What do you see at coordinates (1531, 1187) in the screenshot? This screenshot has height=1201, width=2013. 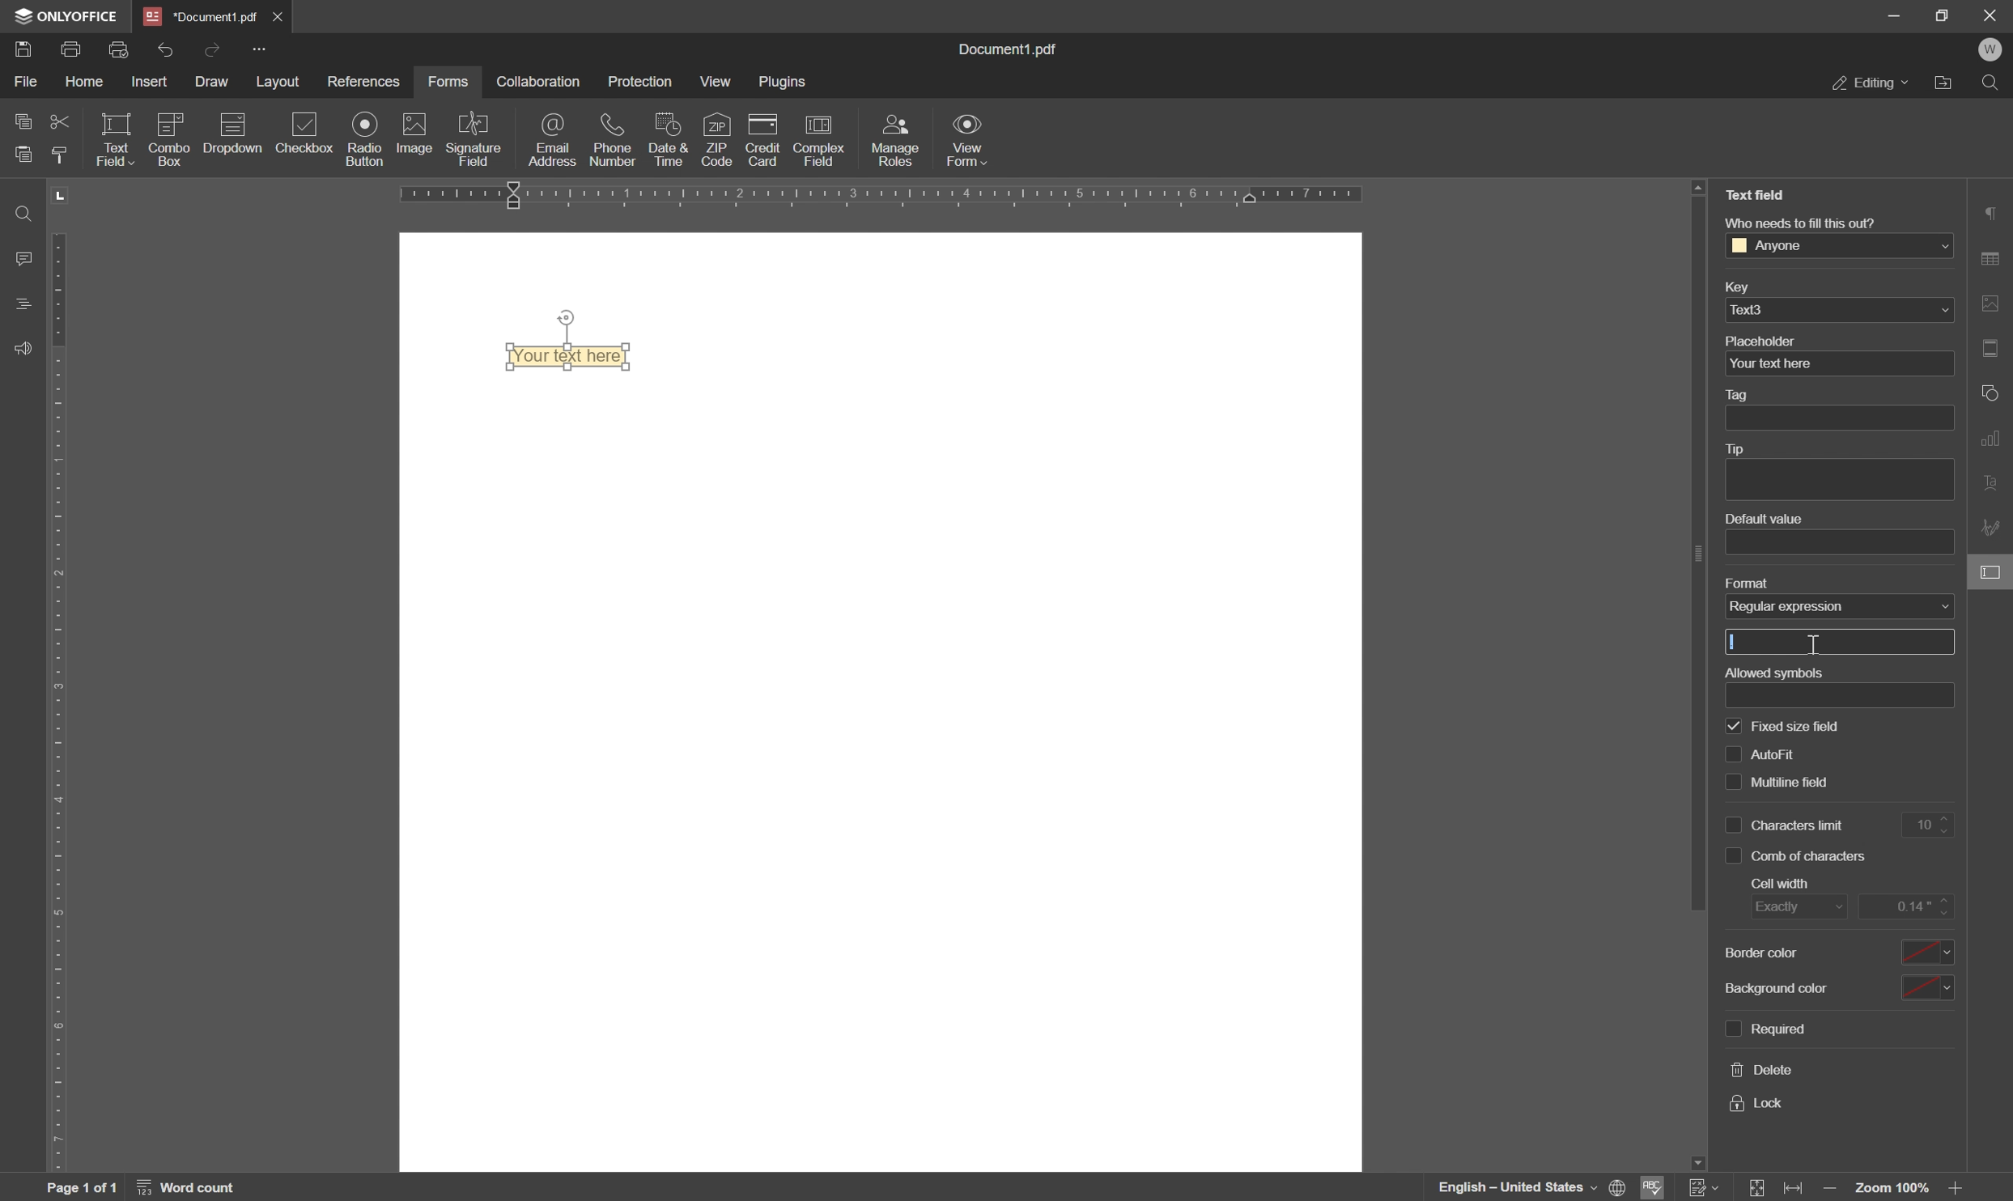 I see `set document language` at bounding box center [1531, 1187].